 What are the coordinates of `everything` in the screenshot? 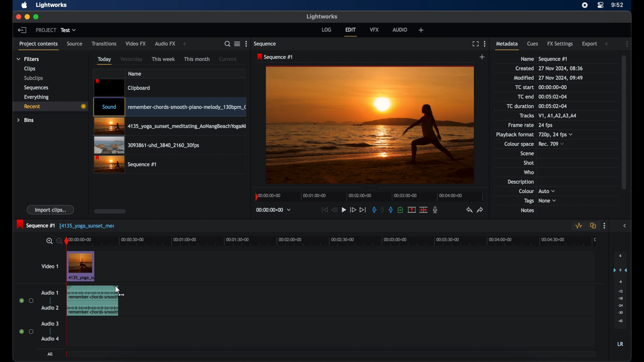 It's located at (36, 97).